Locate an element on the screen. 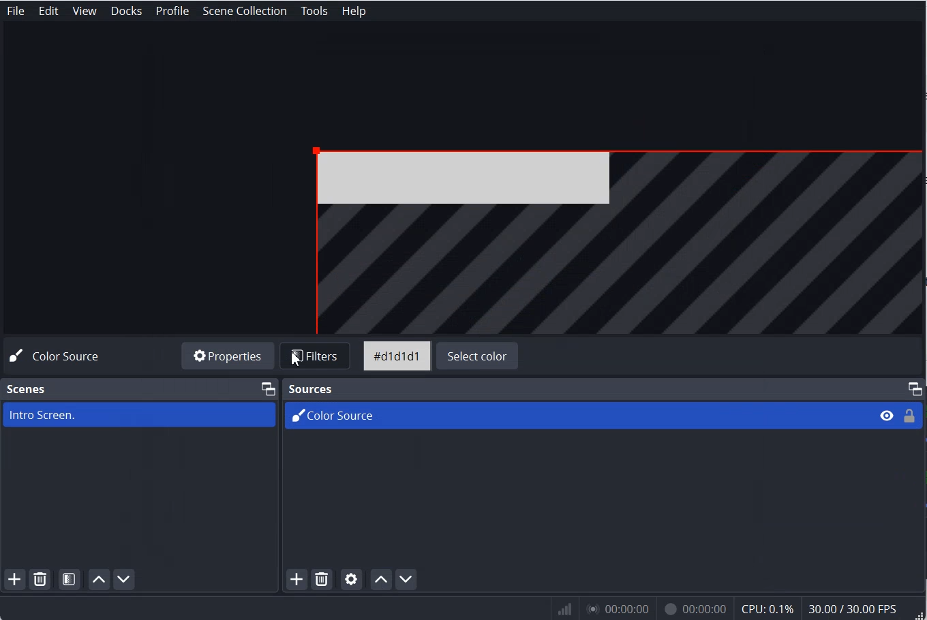 The width and height of the screenshot is (927, 620). Properties is located at coordinates (229, 357).